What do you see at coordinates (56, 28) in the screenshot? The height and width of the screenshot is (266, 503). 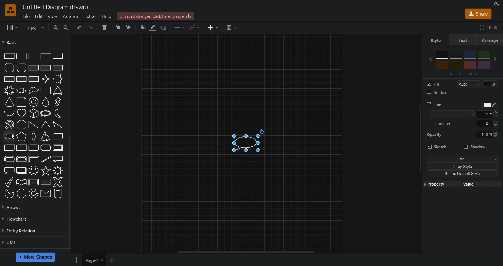 I see `Zoom In` at bounding box center [56, 28].